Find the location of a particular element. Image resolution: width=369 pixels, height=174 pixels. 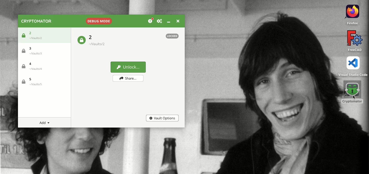

Preferences is located at coordinates (161, 21).